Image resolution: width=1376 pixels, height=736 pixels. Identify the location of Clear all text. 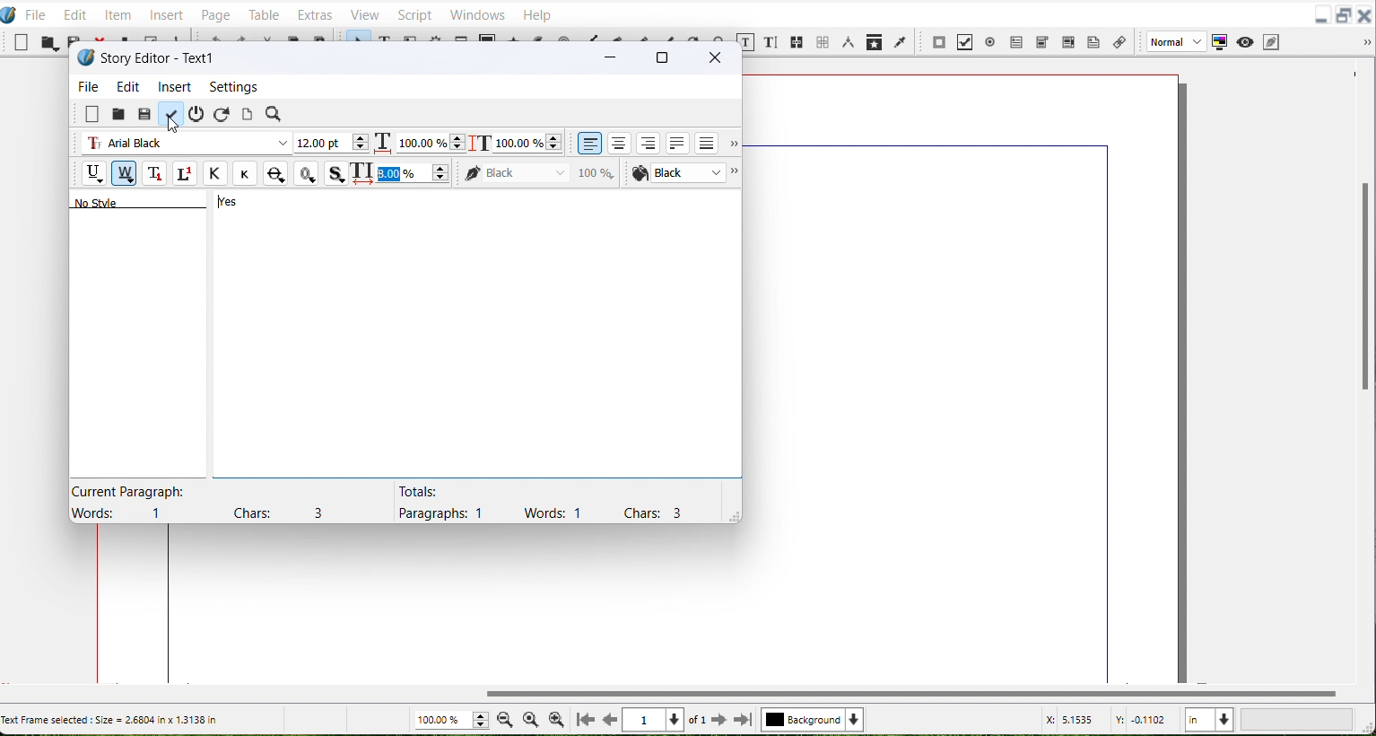
(92, 114).